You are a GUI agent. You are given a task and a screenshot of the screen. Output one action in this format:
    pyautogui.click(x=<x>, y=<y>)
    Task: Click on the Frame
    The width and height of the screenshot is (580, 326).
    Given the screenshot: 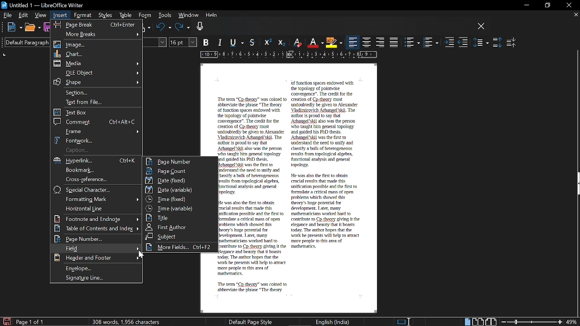 What is the action you would take?
    pyautogui.click(x=97, y=131)
    